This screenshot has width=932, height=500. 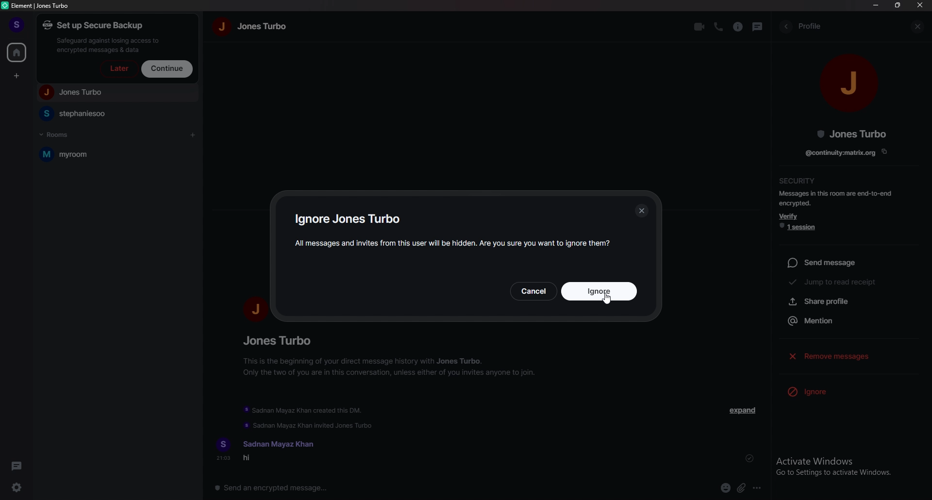 What do you see at coordinates (738, 27) in the screenshot?
I see `info` at bounding box center [738, 27].